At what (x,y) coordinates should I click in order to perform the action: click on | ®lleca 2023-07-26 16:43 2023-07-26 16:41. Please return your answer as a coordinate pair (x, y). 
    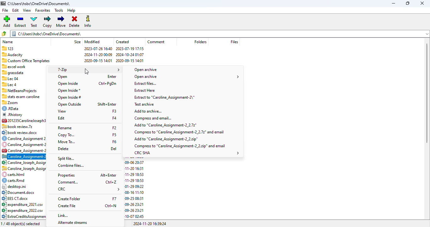
    Looking at the image, I should click on (23, 84).